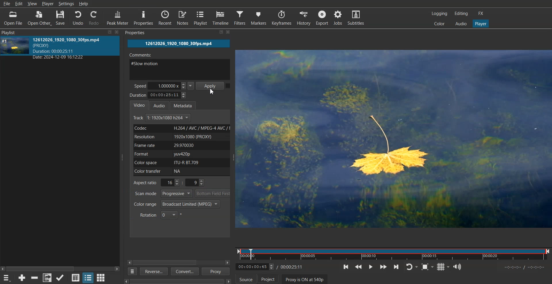 This screenshot has width=552, height=284. Describe the element at coordinates (7, 4) in the screenshot. I see `File` at that location.